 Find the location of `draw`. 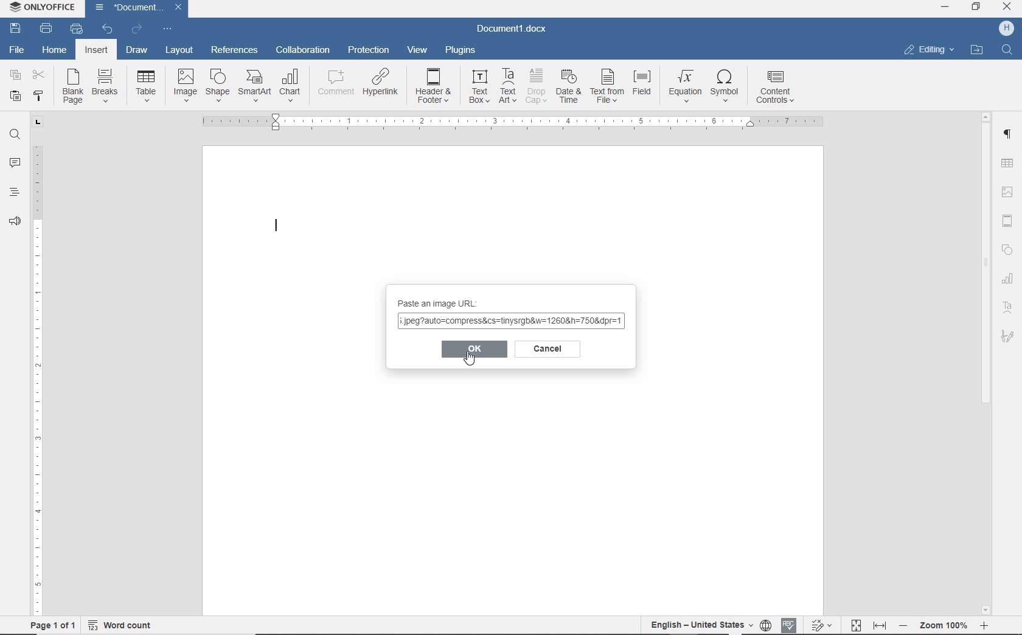

draw is located at coordinates (137, 50).